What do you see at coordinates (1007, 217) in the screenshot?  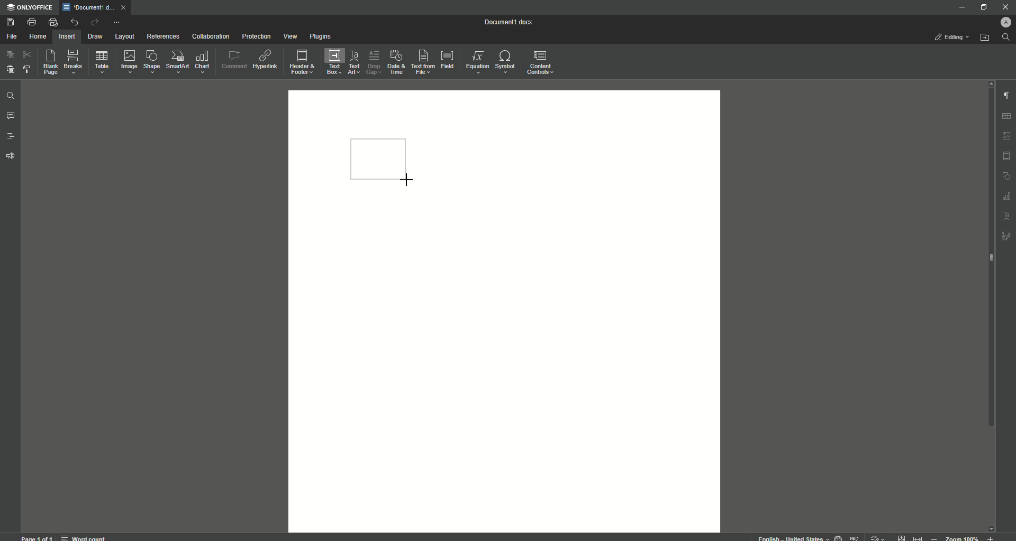 I see `text art` at bounding box center [1007, 217].